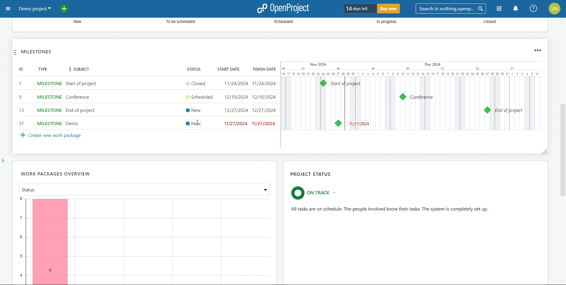 The image size is (566, 285). Describe the element at coordinates (50, 135) in the screenshot. I see `create new work package` at that location.